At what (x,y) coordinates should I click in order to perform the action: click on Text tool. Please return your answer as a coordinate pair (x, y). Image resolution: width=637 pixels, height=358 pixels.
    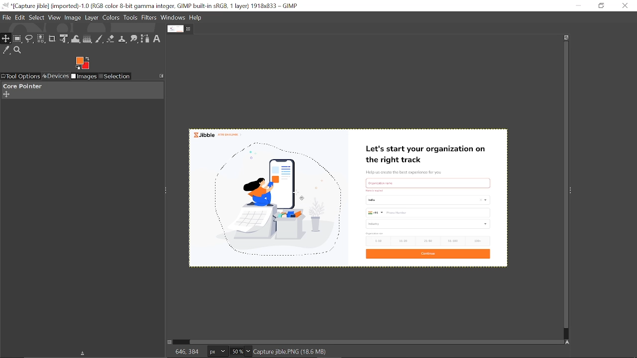
    Looking at the image, I should click on (157, 39).